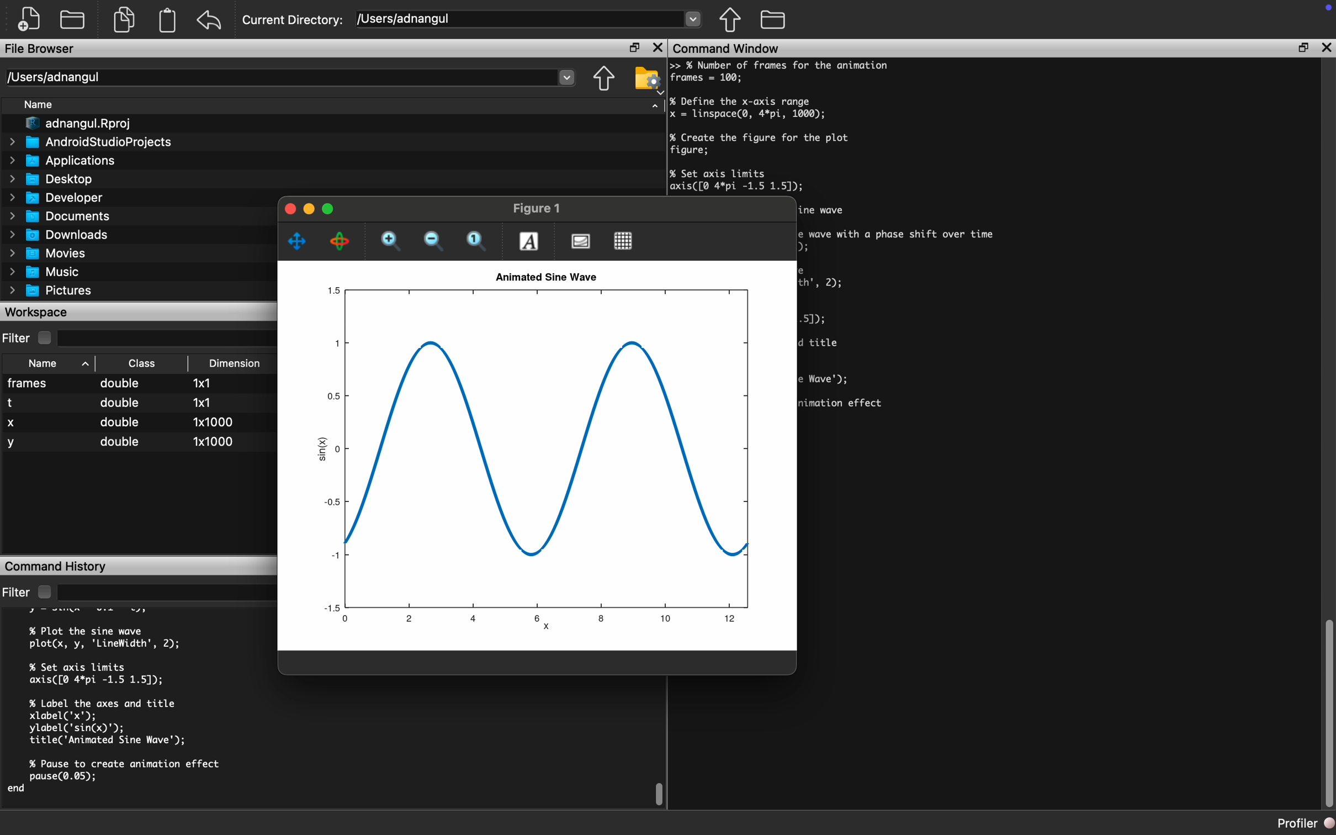  I want to click on Documents, so click(59, 216).